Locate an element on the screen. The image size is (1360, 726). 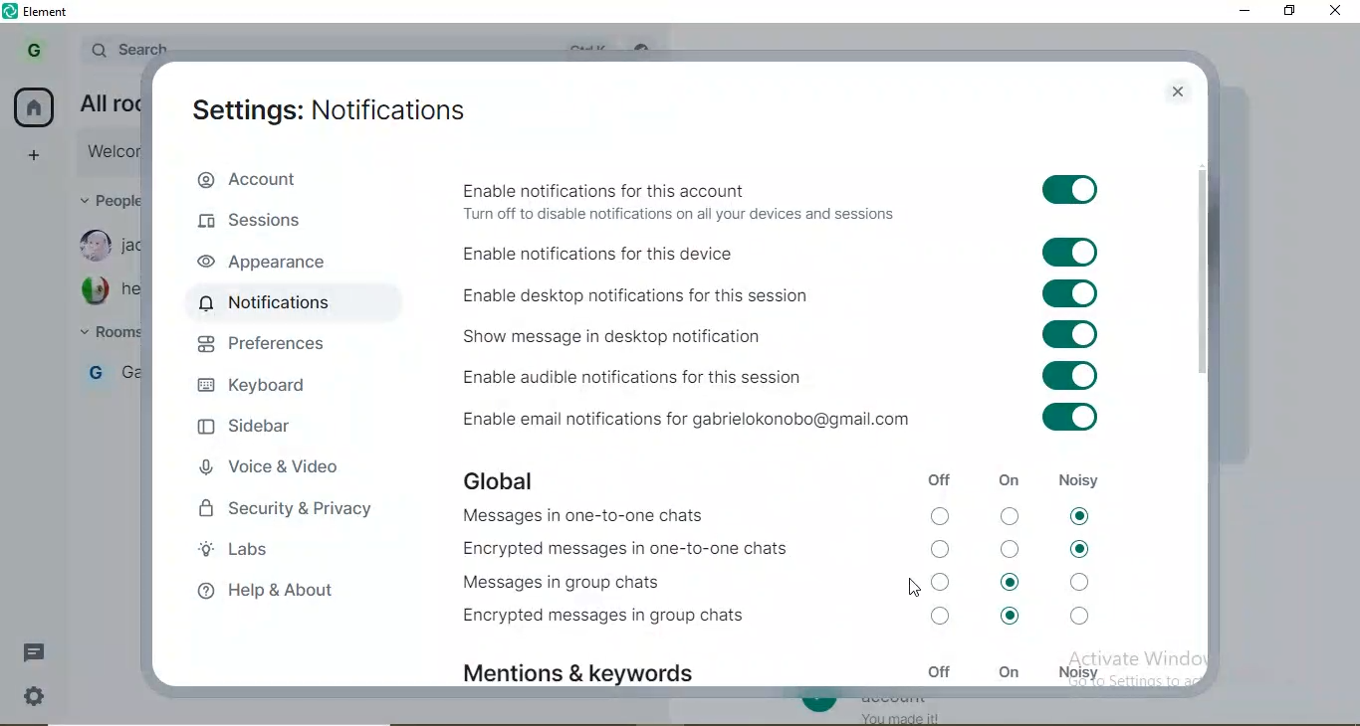
noisy is located at coordinates (1081, 473).